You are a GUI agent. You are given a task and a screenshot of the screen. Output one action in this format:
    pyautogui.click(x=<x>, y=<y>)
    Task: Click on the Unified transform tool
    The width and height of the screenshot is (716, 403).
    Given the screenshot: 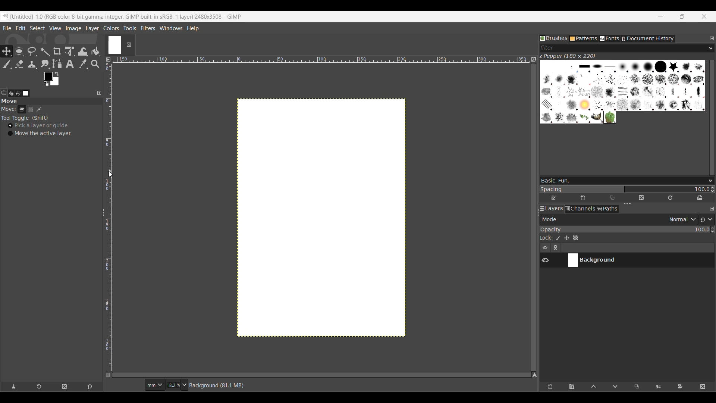 What is the action you would take?
    pyautogui.click(x=69, y=51)
    